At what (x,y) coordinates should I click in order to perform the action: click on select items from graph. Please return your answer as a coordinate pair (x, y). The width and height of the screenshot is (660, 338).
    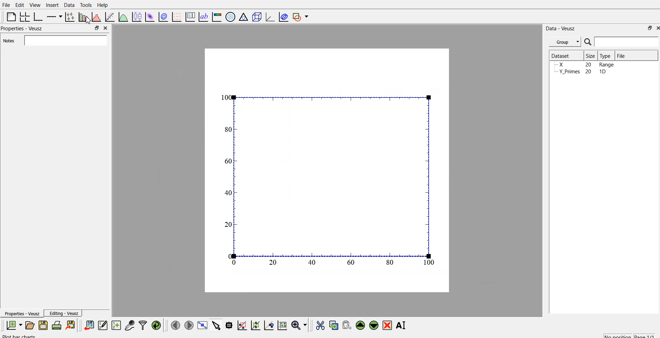
    Looking at the image, I should click on (217, 325).